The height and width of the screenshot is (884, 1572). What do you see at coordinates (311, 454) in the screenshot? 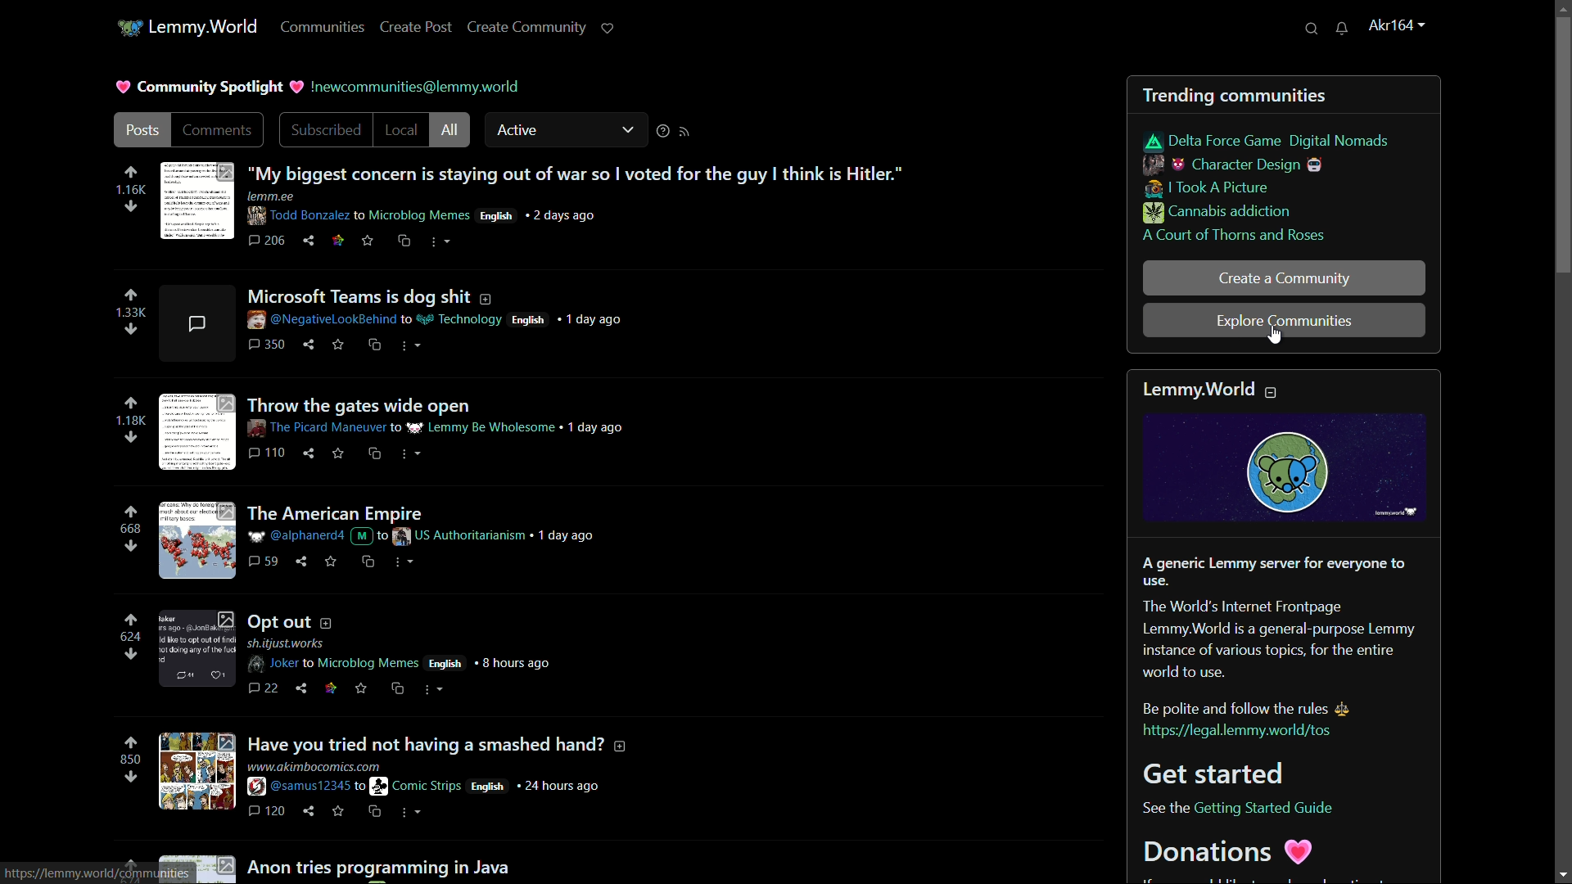
I see `share` at bounding box center [311, 454].